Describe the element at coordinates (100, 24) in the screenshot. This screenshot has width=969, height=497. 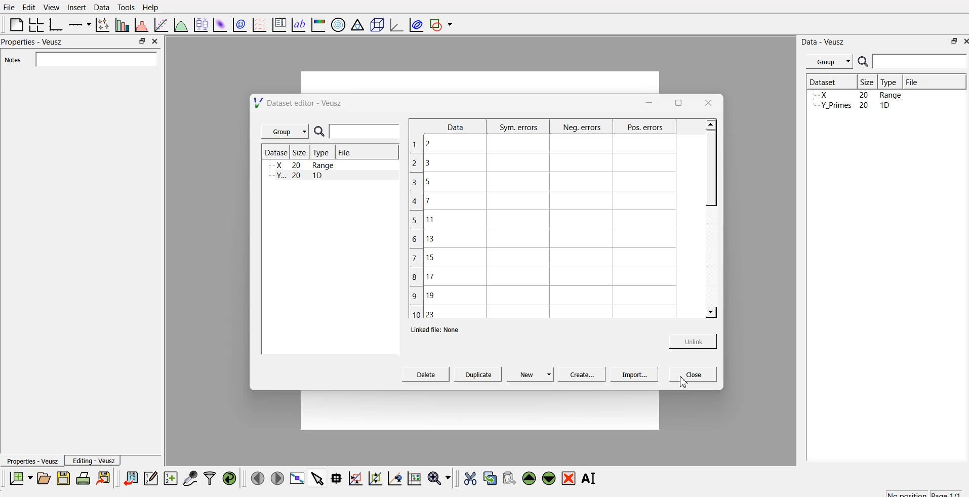
I see `plot points` at that location.